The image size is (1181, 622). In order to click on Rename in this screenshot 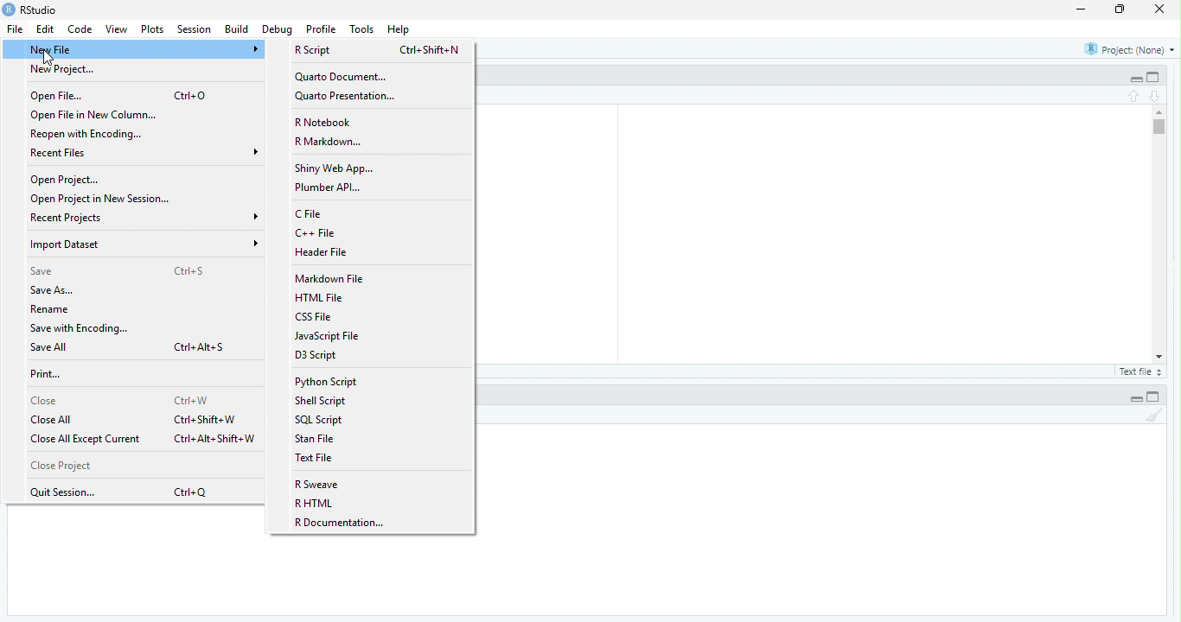, I will do `click(52, 309)`.